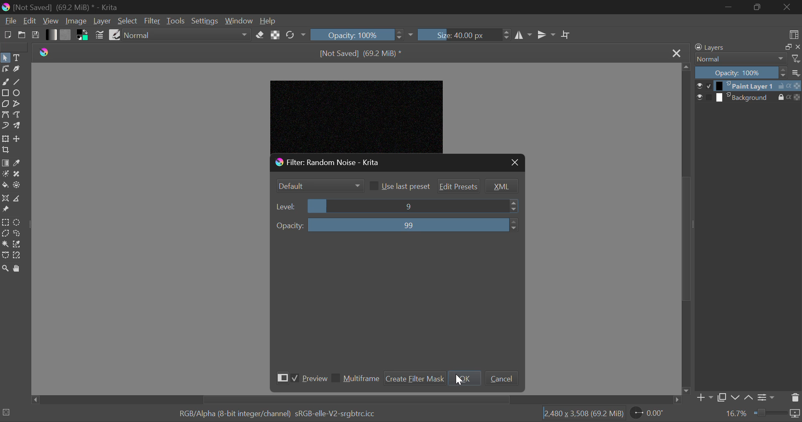  I want to click on Fill and Enclose, so click(18, 185).